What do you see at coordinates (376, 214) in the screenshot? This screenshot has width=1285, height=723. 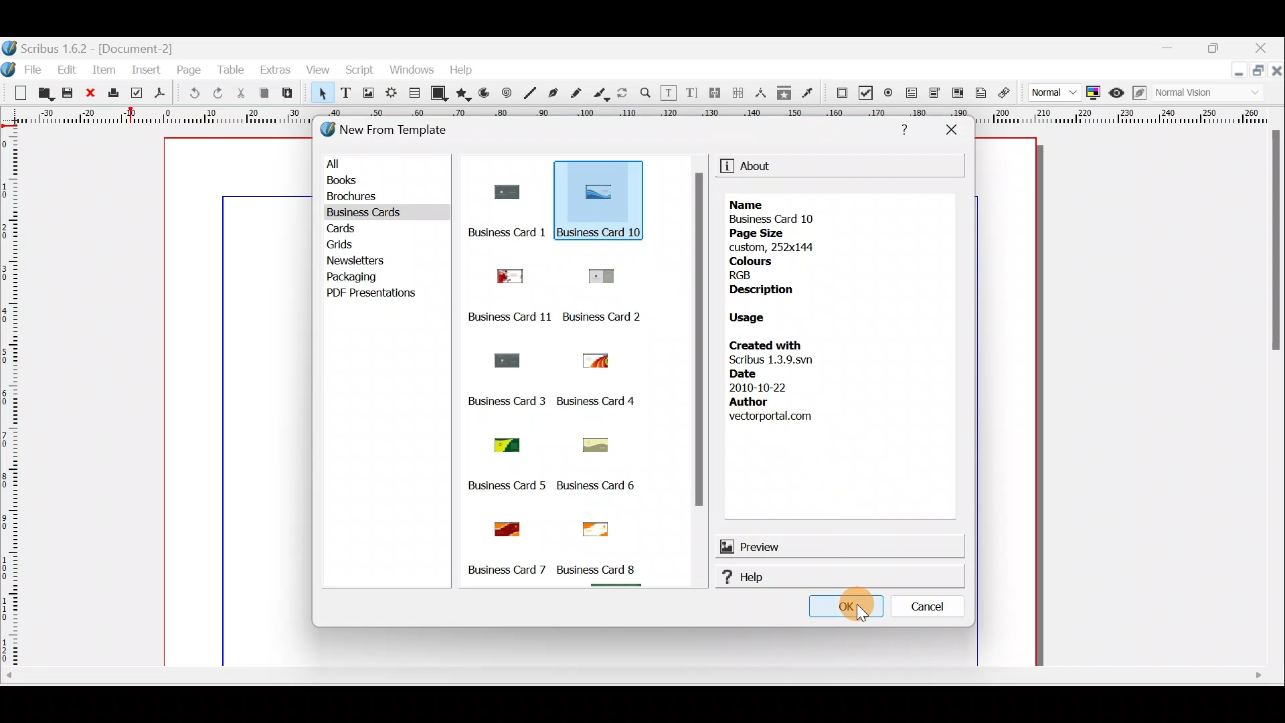 I see `Business cards` at bounding box center [376, 214].